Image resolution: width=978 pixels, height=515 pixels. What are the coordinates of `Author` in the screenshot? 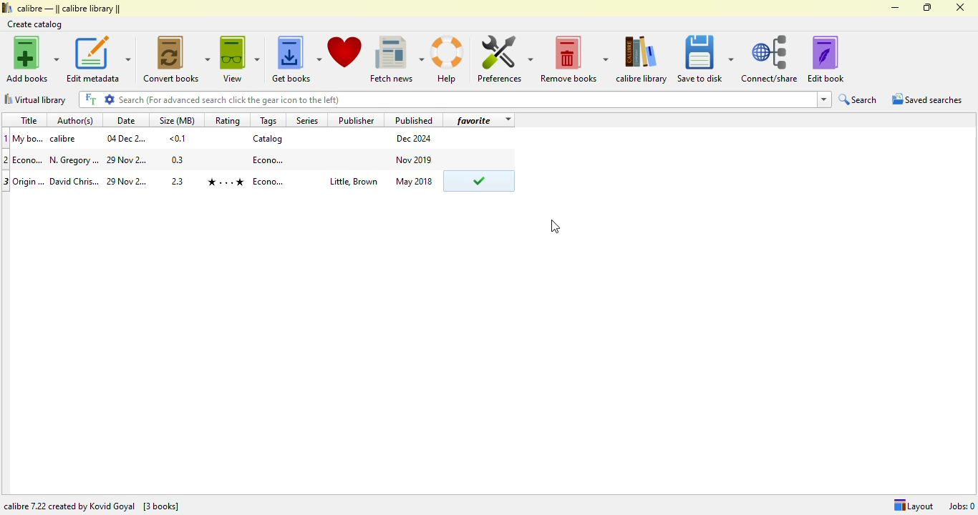 It's located at (74, 182).